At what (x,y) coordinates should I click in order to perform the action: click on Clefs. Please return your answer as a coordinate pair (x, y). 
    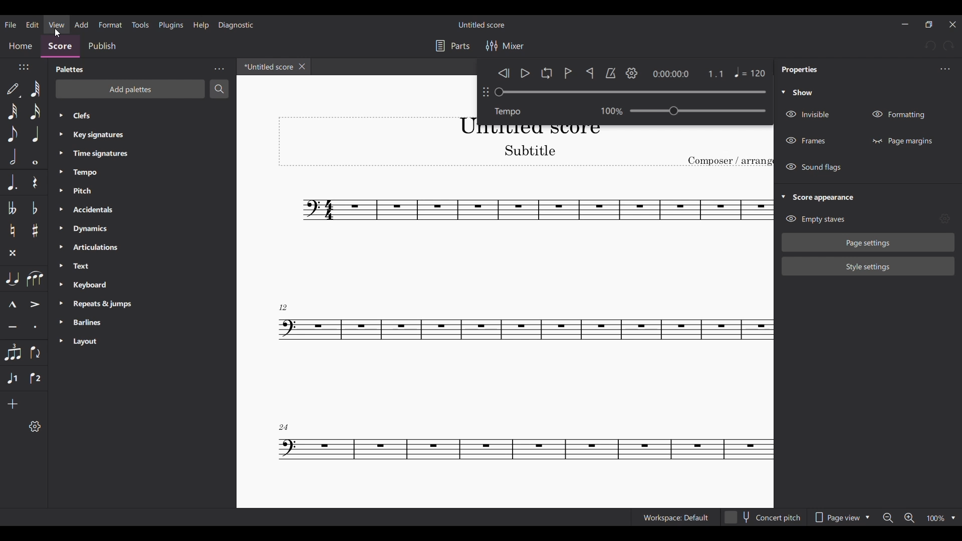
    Looking at the image, I should click on (134, 116).